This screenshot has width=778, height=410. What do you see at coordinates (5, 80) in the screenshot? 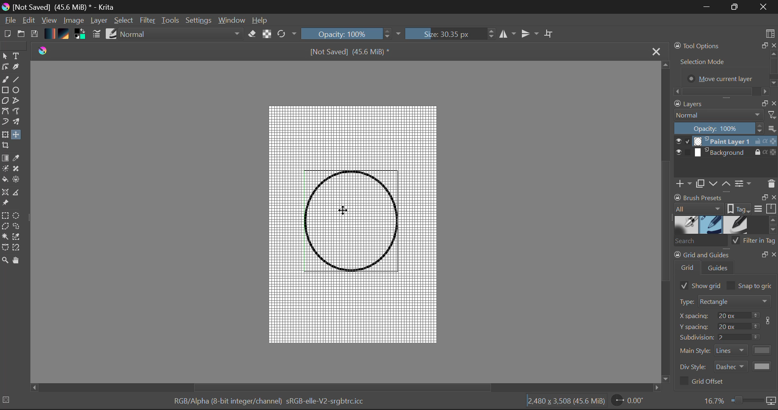
I see `Freehand` at bounding box center [5, 80].